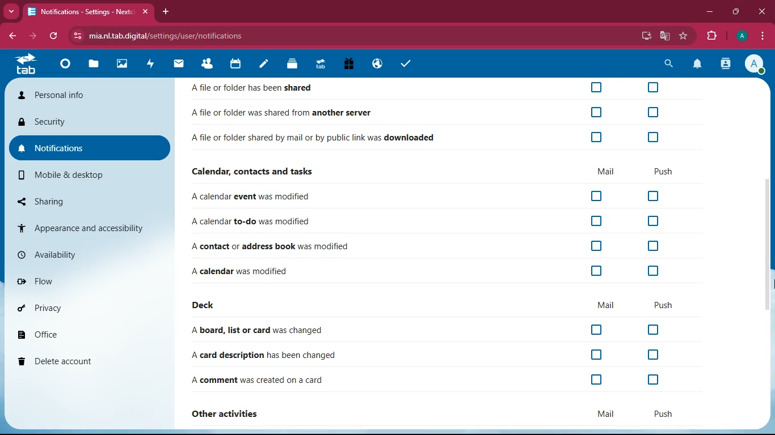 The width and height of the screenshot is (775, 435). I want to click on Notifications- Settings - Next:, so click(79, 12).